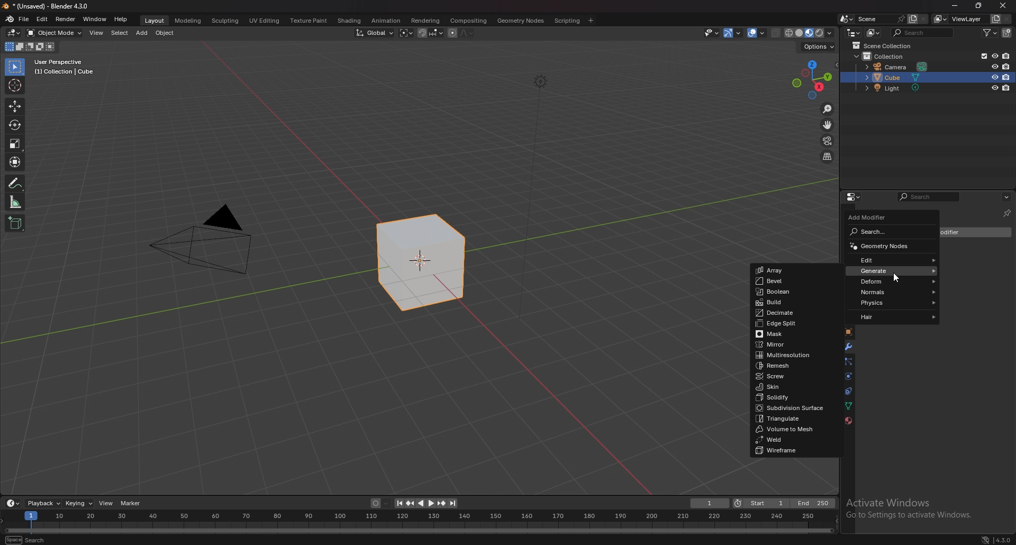 The image size is (1016, 545). Describe the element at coordinates (828, 125) in the screenshot. I see `move` at that location.